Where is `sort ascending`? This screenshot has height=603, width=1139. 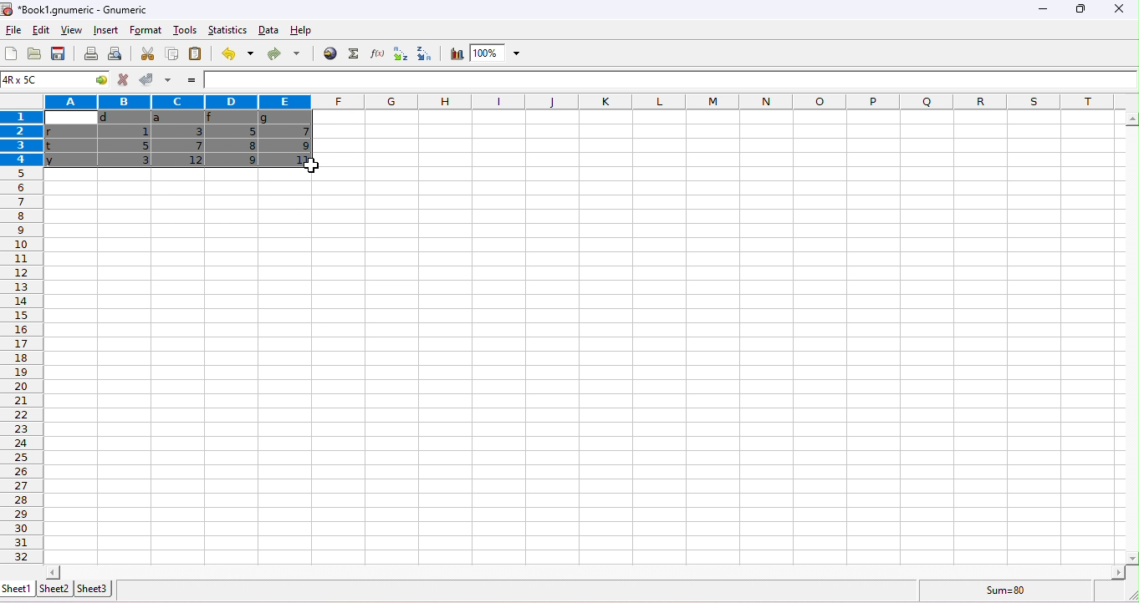 sort ascending is located at coordinates (399, 53).